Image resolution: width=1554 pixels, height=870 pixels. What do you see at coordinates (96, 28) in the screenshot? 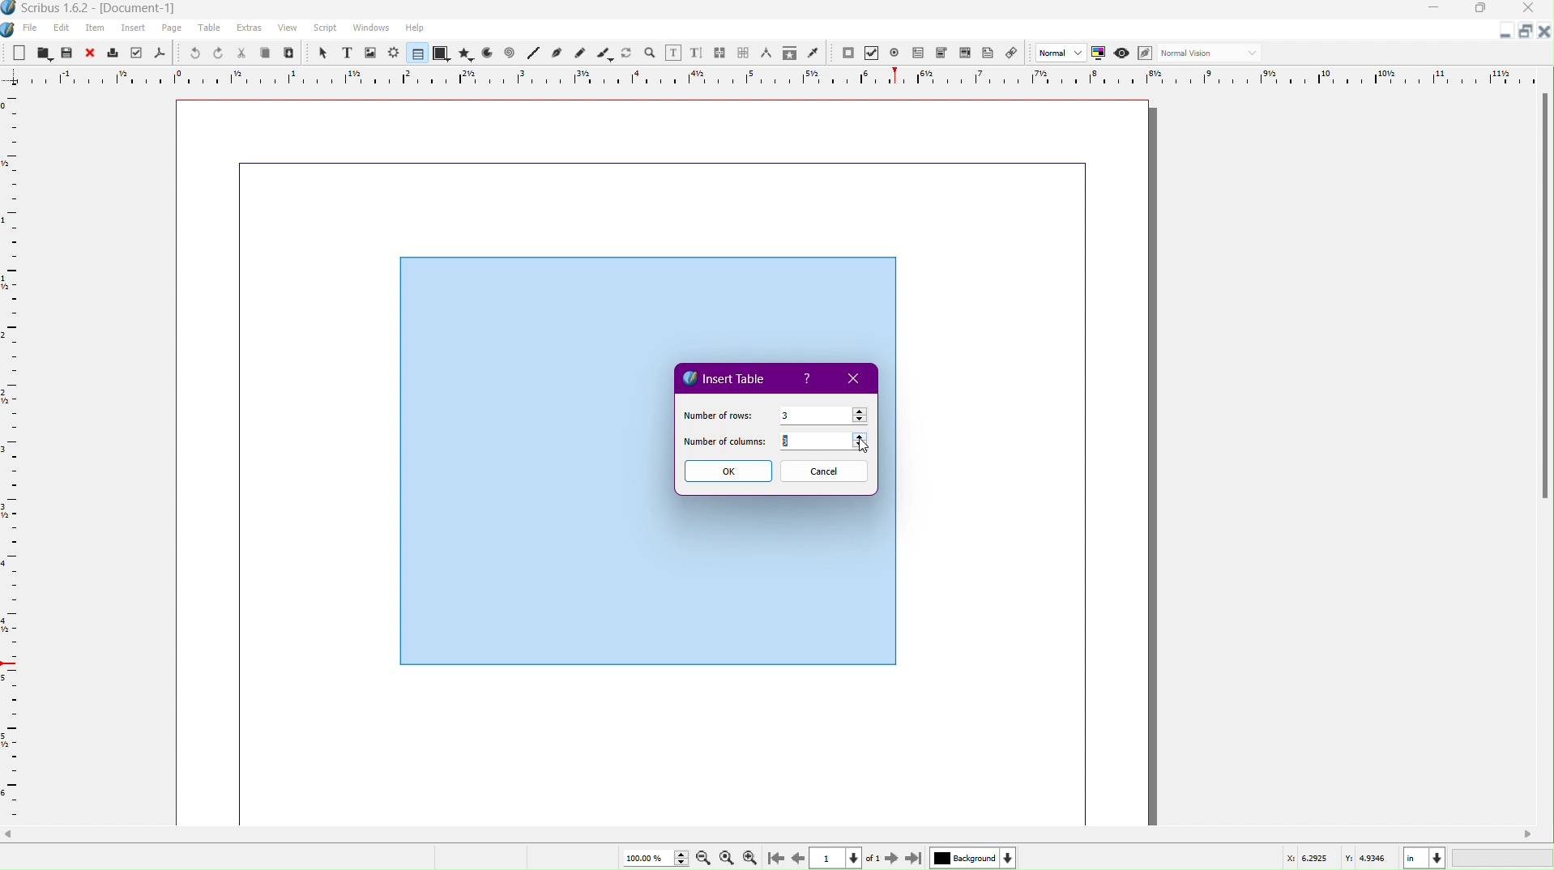
I see `Item` at bounding box center [96, 28].